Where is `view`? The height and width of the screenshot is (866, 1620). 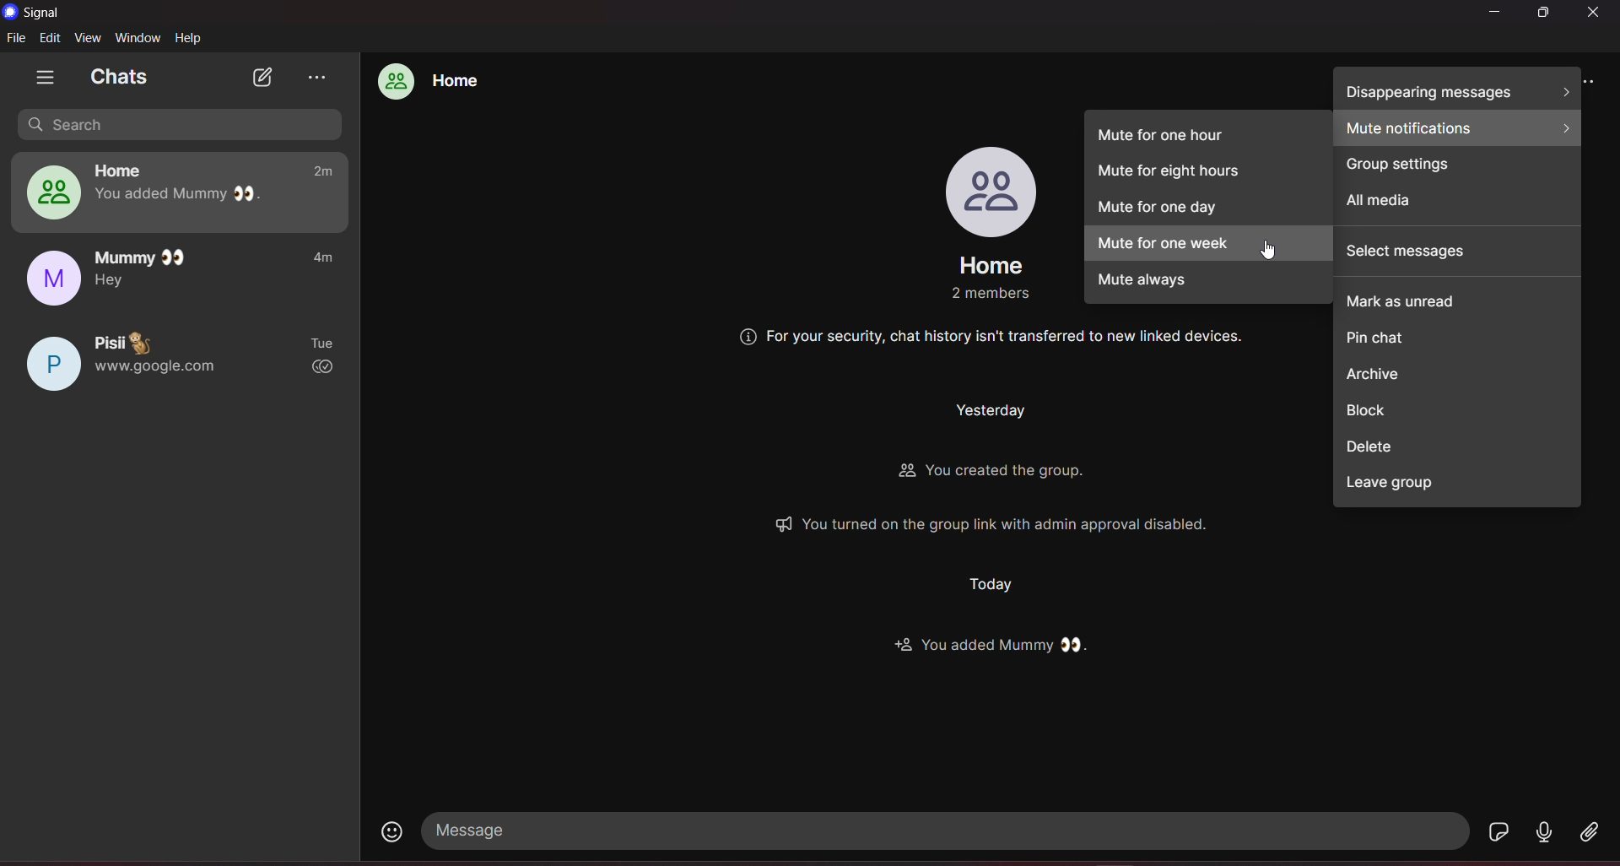
view is located at coordinates (88, 36).